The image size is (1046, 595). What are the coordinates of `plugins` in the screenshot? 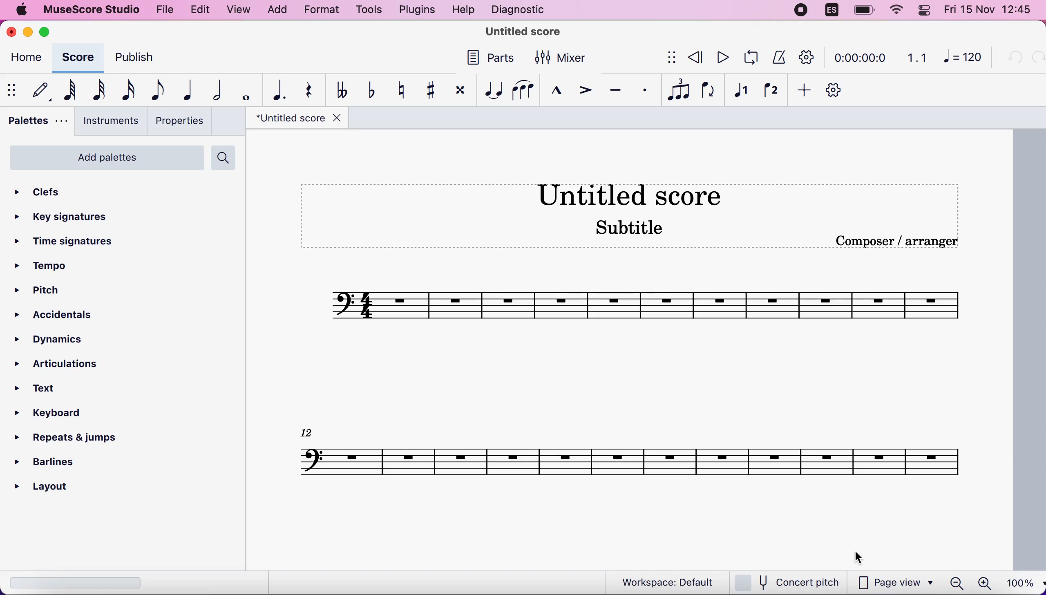 It's located at (416, 10).